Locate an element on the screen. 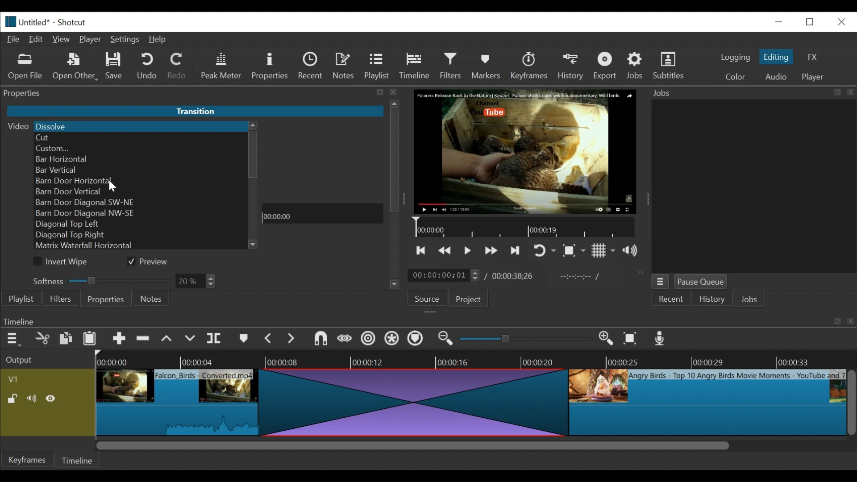 This screenshot has height=482, width=857. overwrite is located at coordinates (191, 339).